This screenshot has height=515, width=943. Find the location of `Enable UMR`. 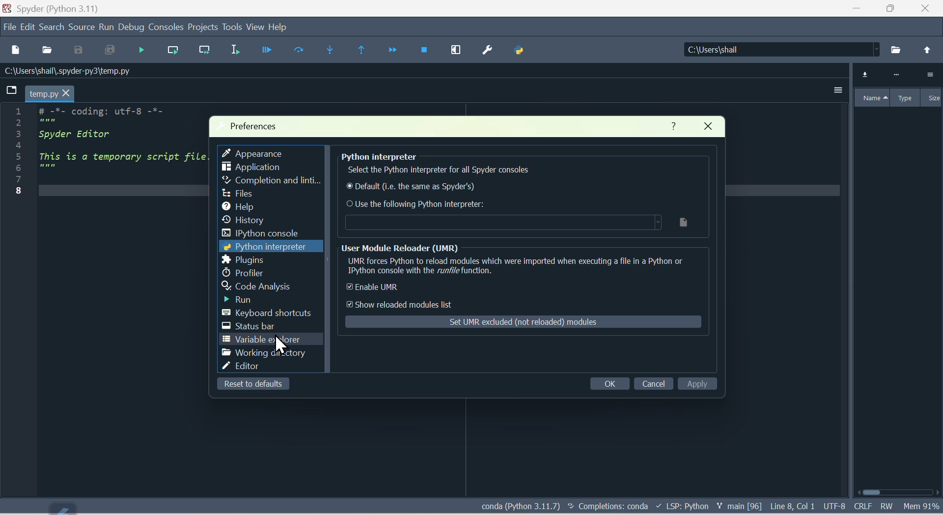

Enable UMR is located at coordinates (409, 289).